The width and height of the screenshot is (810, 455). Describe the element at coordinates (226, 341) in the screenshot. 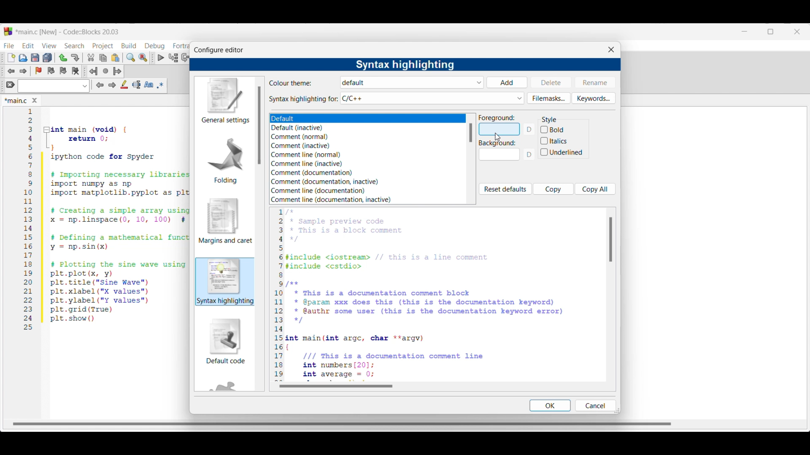

I see `Default code` at that location.